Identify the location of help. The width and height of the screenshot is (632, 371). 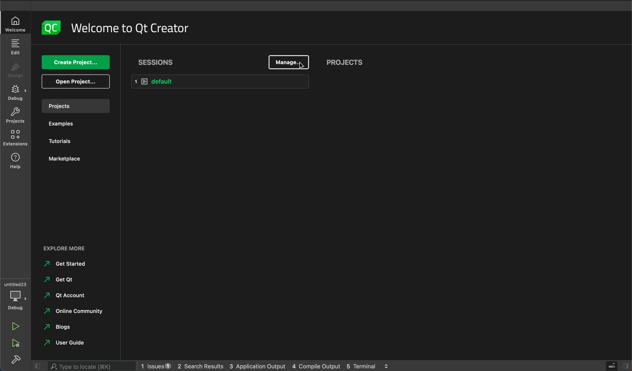
(17, 161).